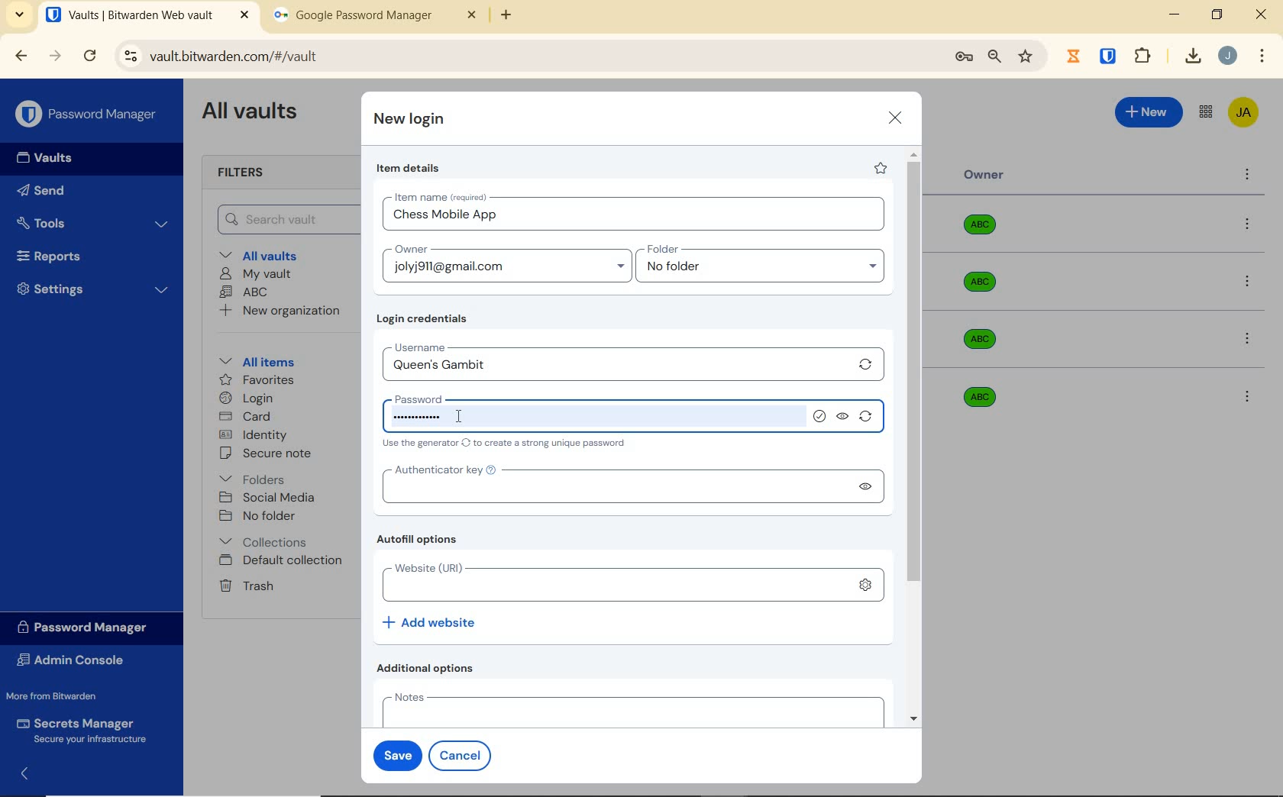  I want to click on restore, so click(1216, 15).